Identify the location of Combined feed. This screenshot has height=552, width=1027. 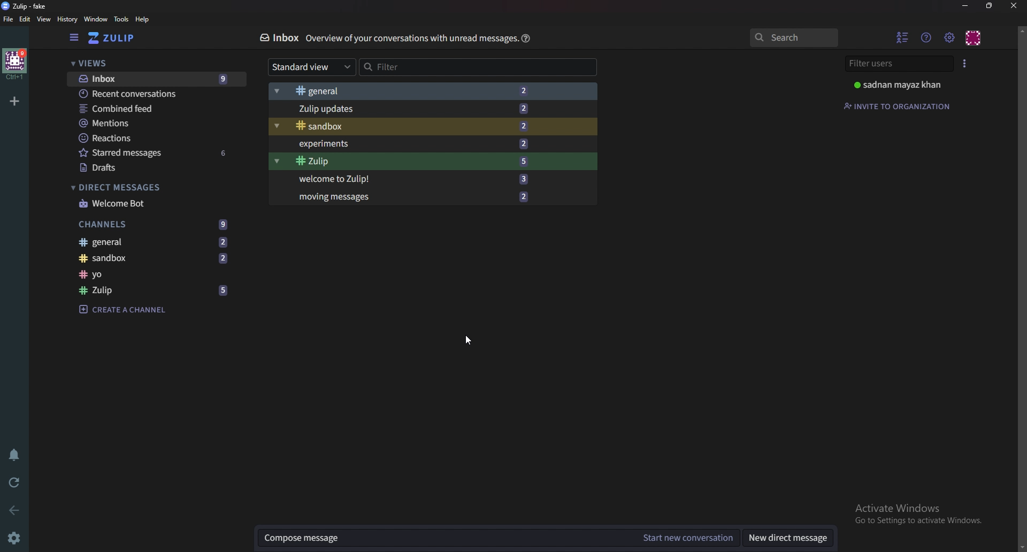
(144, 109).